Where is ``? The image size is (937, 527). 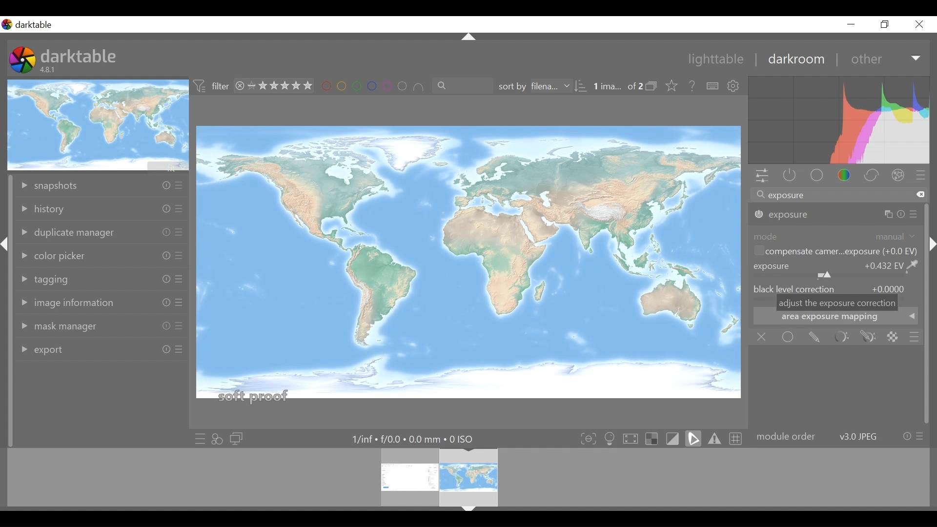  is located at coordinates (161, 303).